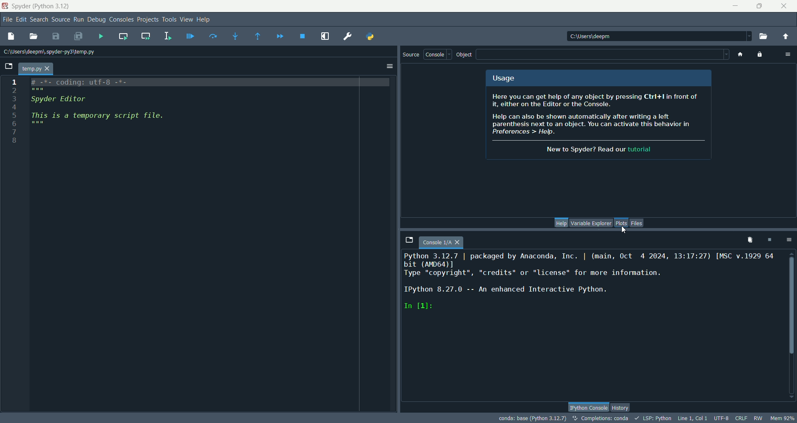 This screenshot has height=423, width=797. Describe the element at coordinates (760, 5) in the screenshot. I see `maximize` at that location.